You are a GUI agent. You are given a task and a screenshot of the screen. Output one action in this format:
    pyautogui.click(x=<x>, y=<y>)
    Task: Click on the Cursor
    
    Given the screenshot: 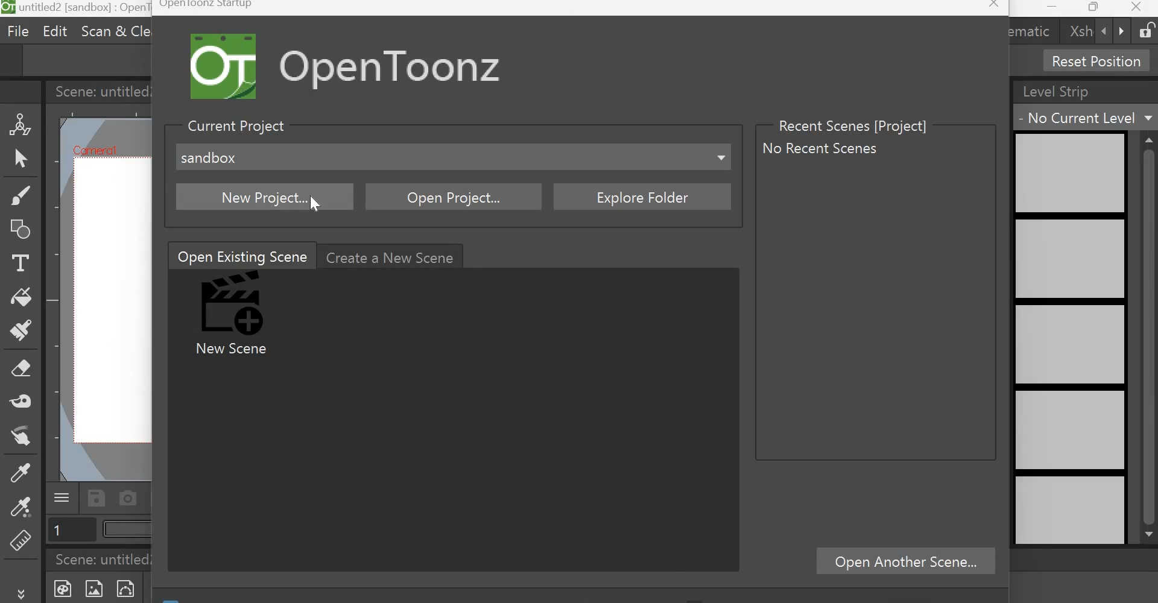 What is the action you would take?
    pyautogui.click(x=317, y=206)
    